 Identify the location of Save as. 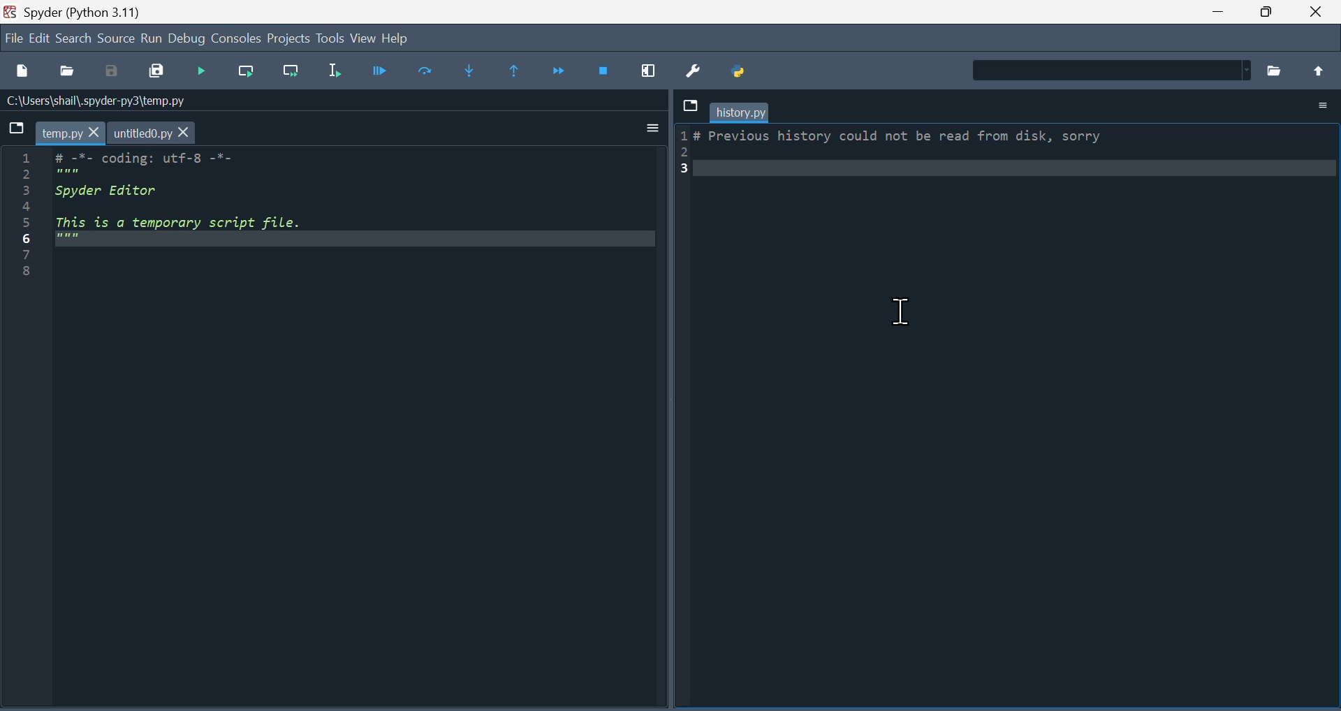
(115, 71).